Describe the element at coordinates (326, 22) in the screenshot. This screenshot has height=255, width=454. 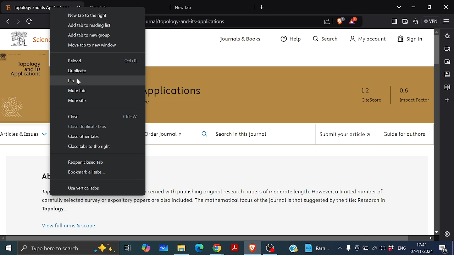
I see `Share this page` at that location.